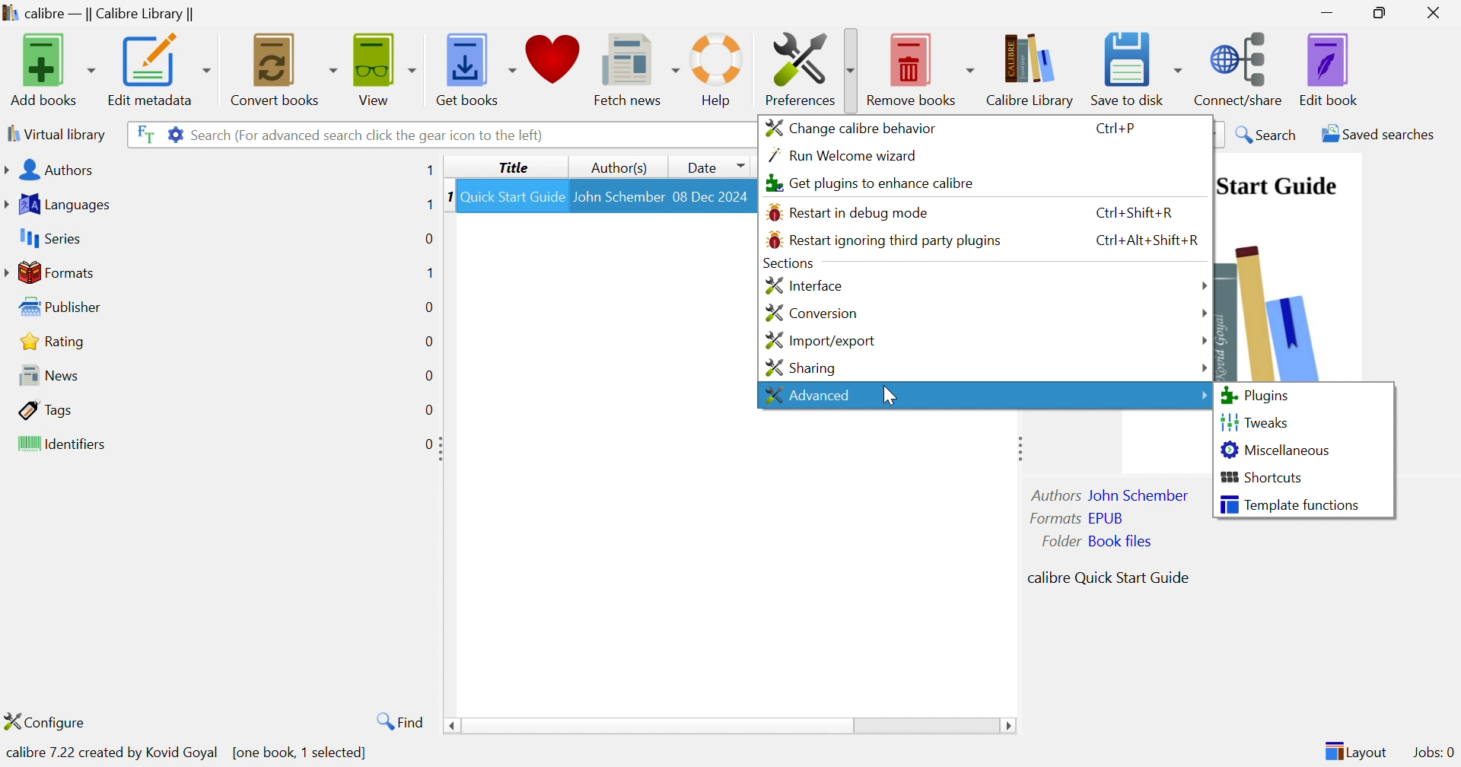 This screenshot has height=767, width=1461. What do you see at coordinates (1276, 449) in the screenshot?
I see `Miscellaneous` at bounding box center [1276, 449].